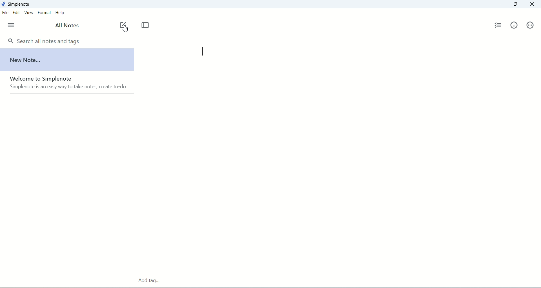 The image size is (541, 288). What do you see at coordinates (45, 12) in the screenshot?
I see `format` at bounding box center [45, 12].